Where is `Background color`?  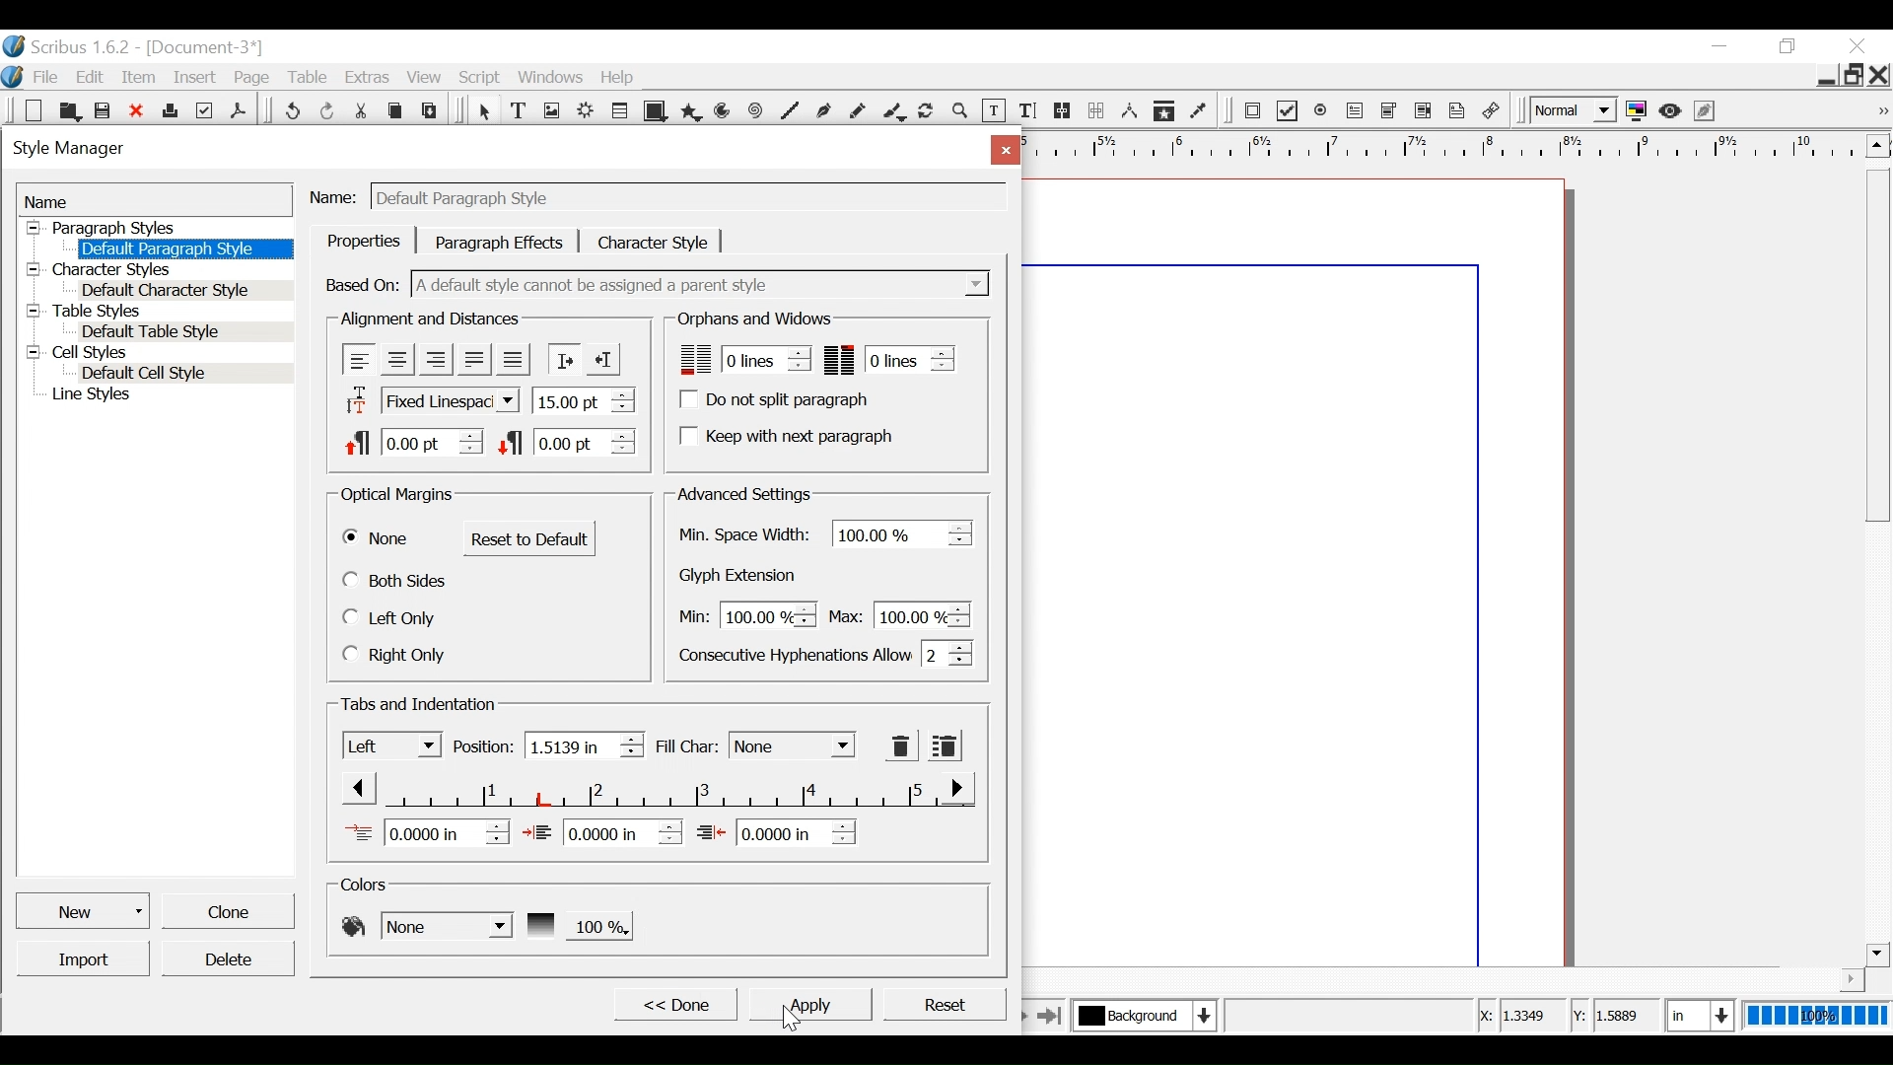
Background color is located at coordinates (425, 924).